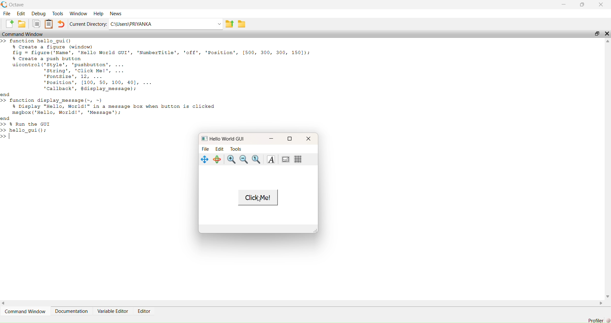 This screenshot has height=323, width=611. I want to click on cursor, so click(260, 199).